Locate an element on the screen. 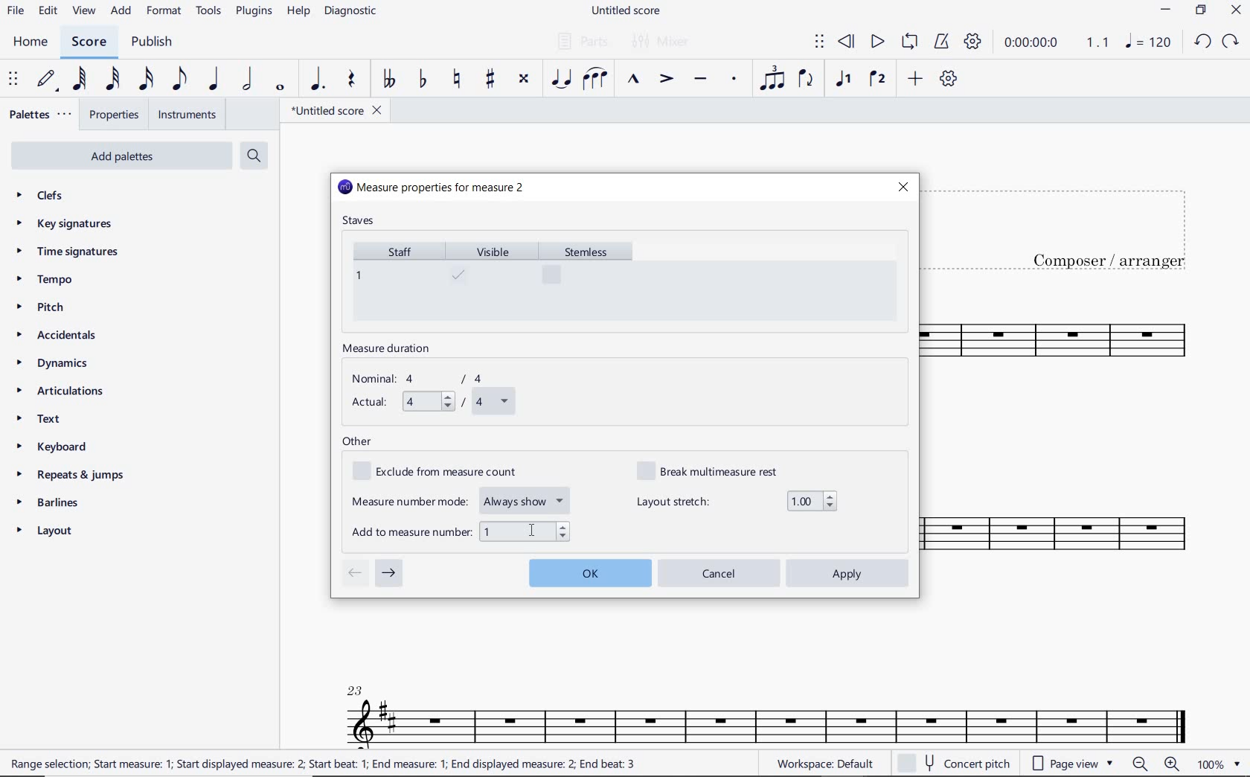 Image resolution: width=1250 pixels, height=777 pixels. title is located at coordinates (1070, 226).